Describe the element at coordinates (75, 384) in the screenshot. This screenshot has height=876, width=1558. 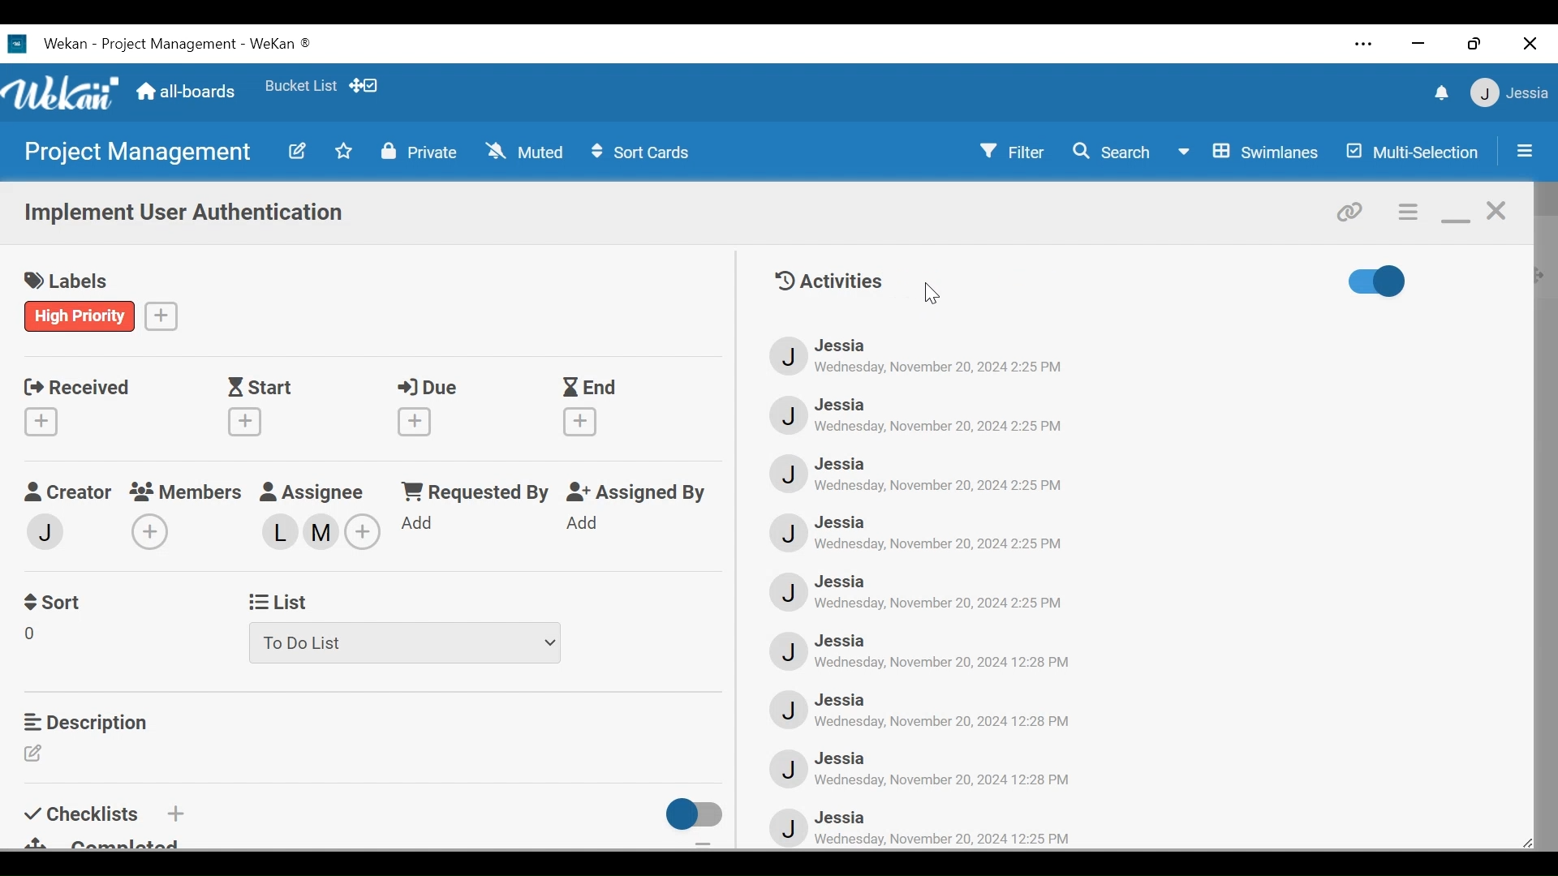
I see `Received Date` at that location.